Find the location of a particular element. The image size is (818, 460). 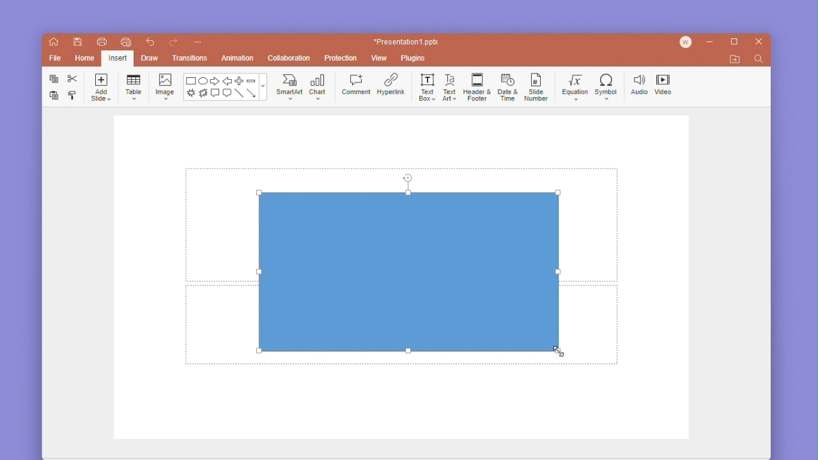

save is located at coordinates (76, 43).